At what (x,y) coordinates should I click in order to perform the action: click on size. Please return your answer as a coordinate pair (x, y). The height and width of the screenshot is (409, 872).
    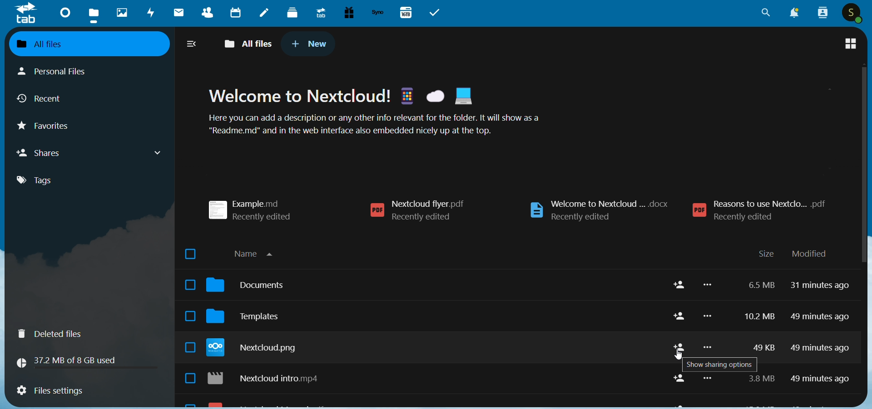
    Looking at the image, I should click on (763, 253).